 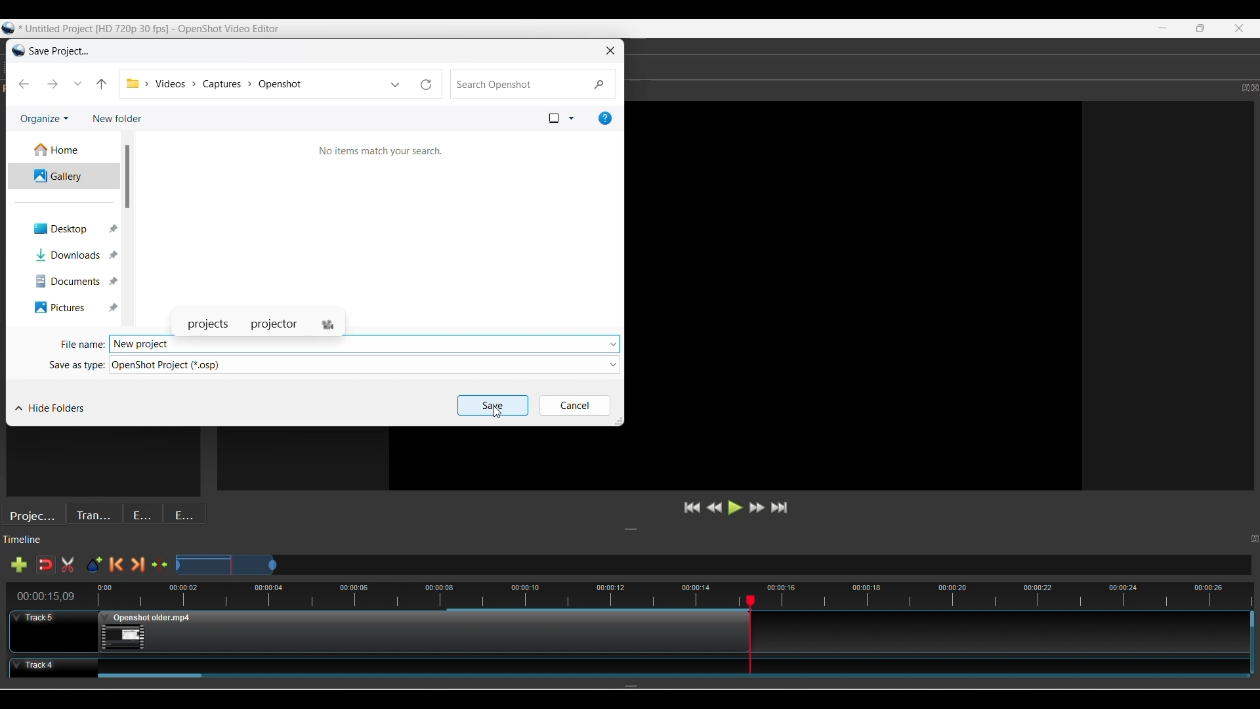 I want to click on Rewind, so click(x=715, y=507).